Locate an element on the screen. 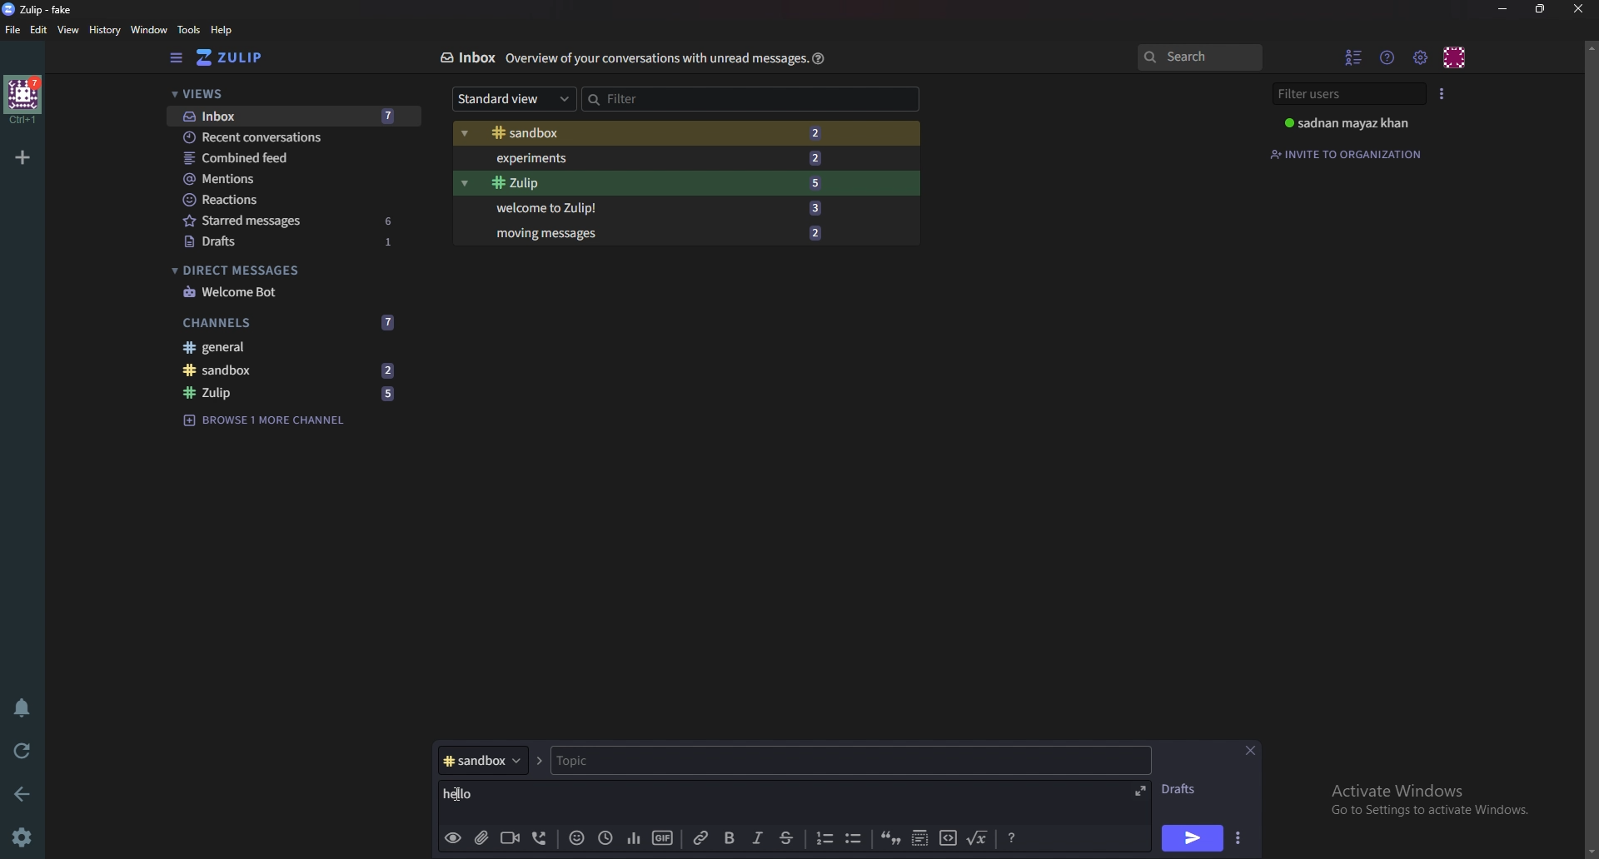  Minimize is located at coordinates (1503, 9).